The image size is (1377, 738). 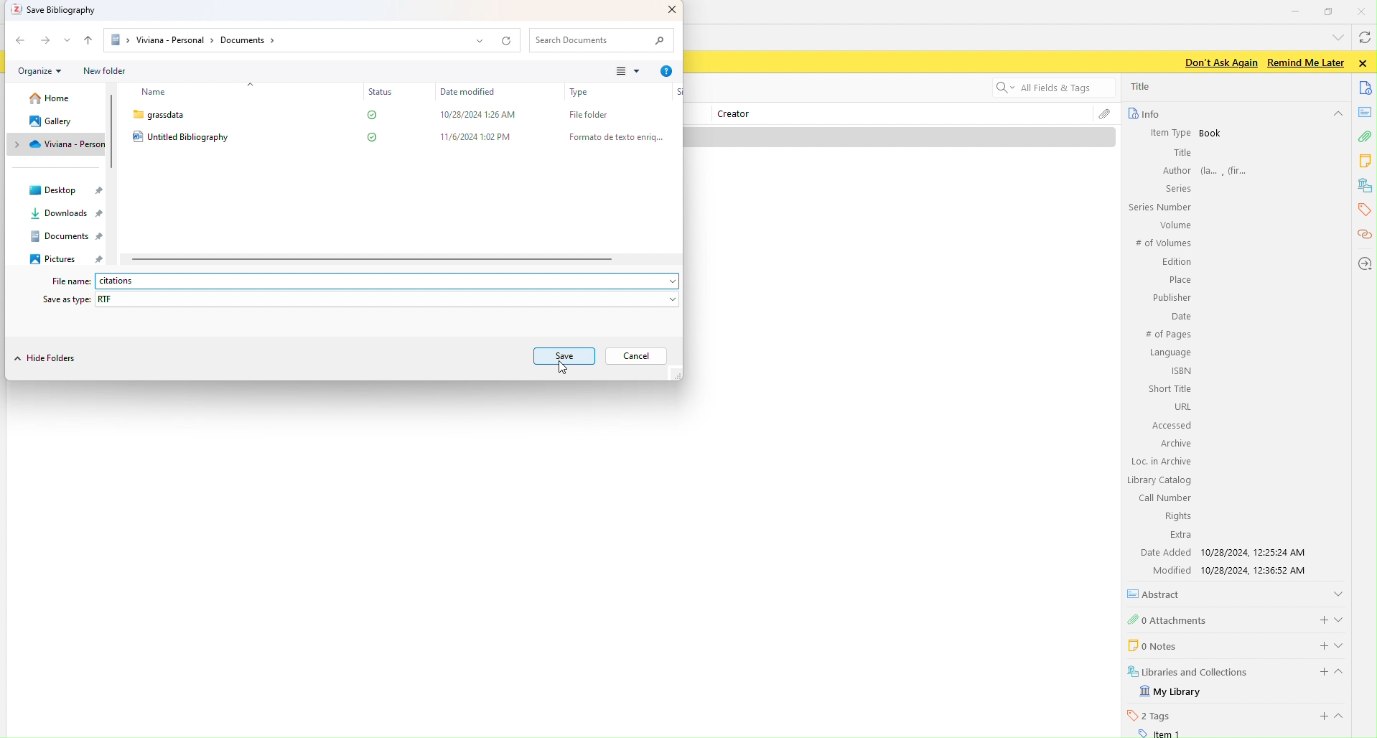 I want to click on Viviana - Personal > Documents >, so click(x=193, y=40).